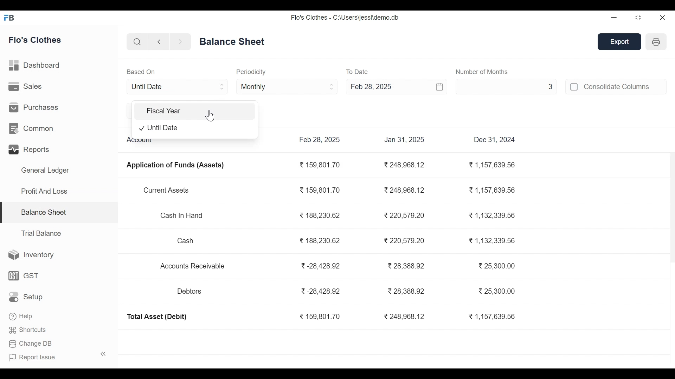  Describe the element at coordinates (36, 67) in the screenshot. I see `dashboard` at that location.